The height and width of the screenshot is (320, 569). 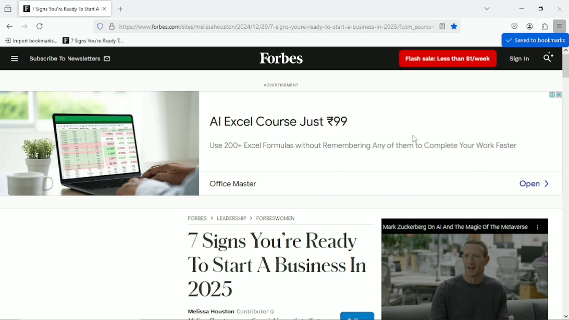 What do you see at coordinates (24, 26) in the screenshot?
I see `Go forward` at bounding box center [24, 26].